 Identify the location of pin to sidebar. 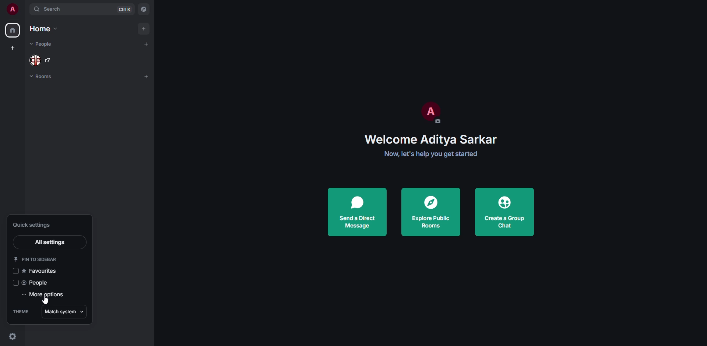
(36, 259).